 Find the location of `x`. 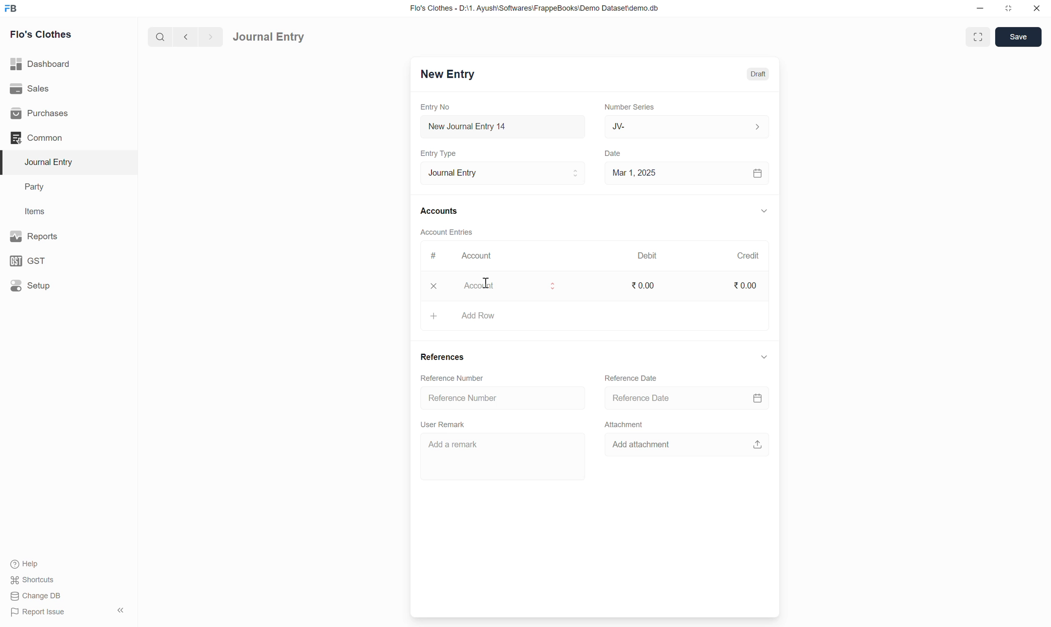

x is located at coordinates (435, 286).